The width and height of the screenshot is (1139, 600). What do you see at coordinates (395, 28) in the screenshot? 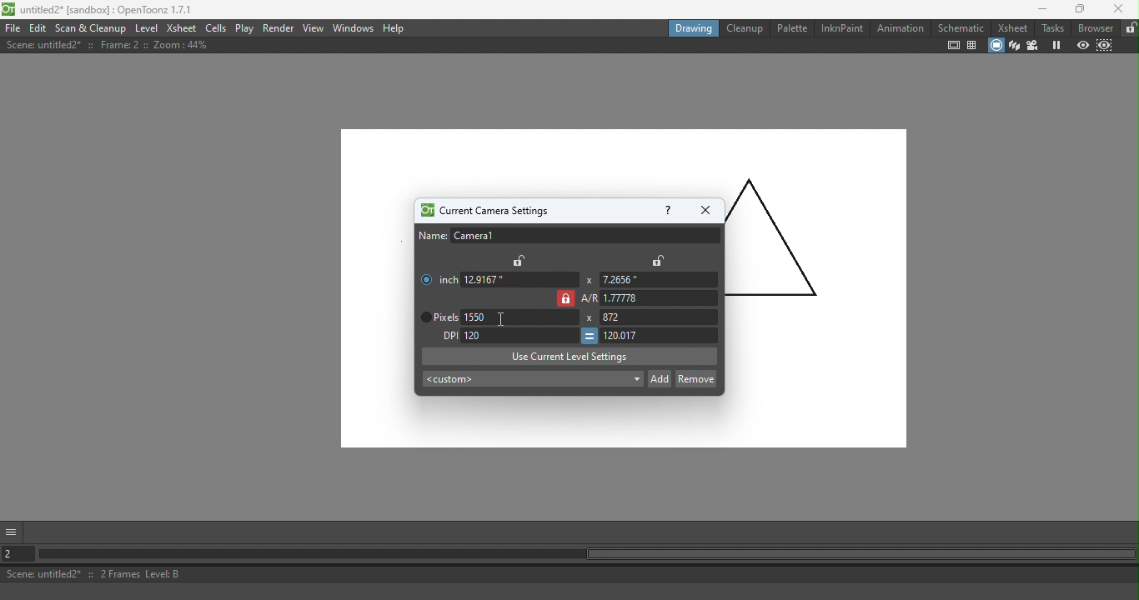
I see `Help` at bounding box center [395, 28].